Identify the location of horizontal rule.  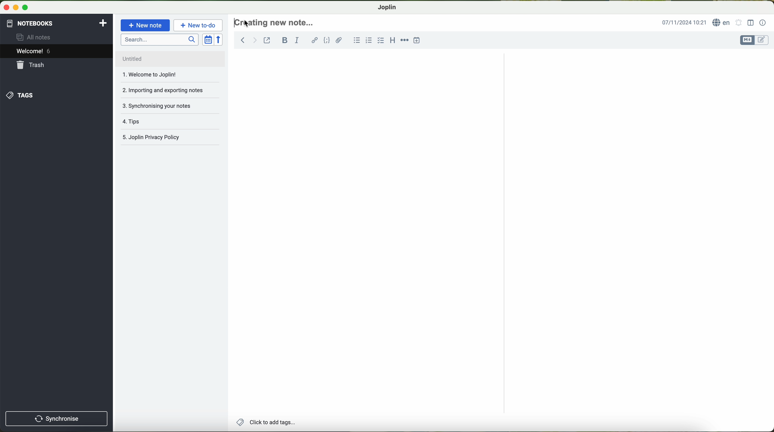
(404, 41).